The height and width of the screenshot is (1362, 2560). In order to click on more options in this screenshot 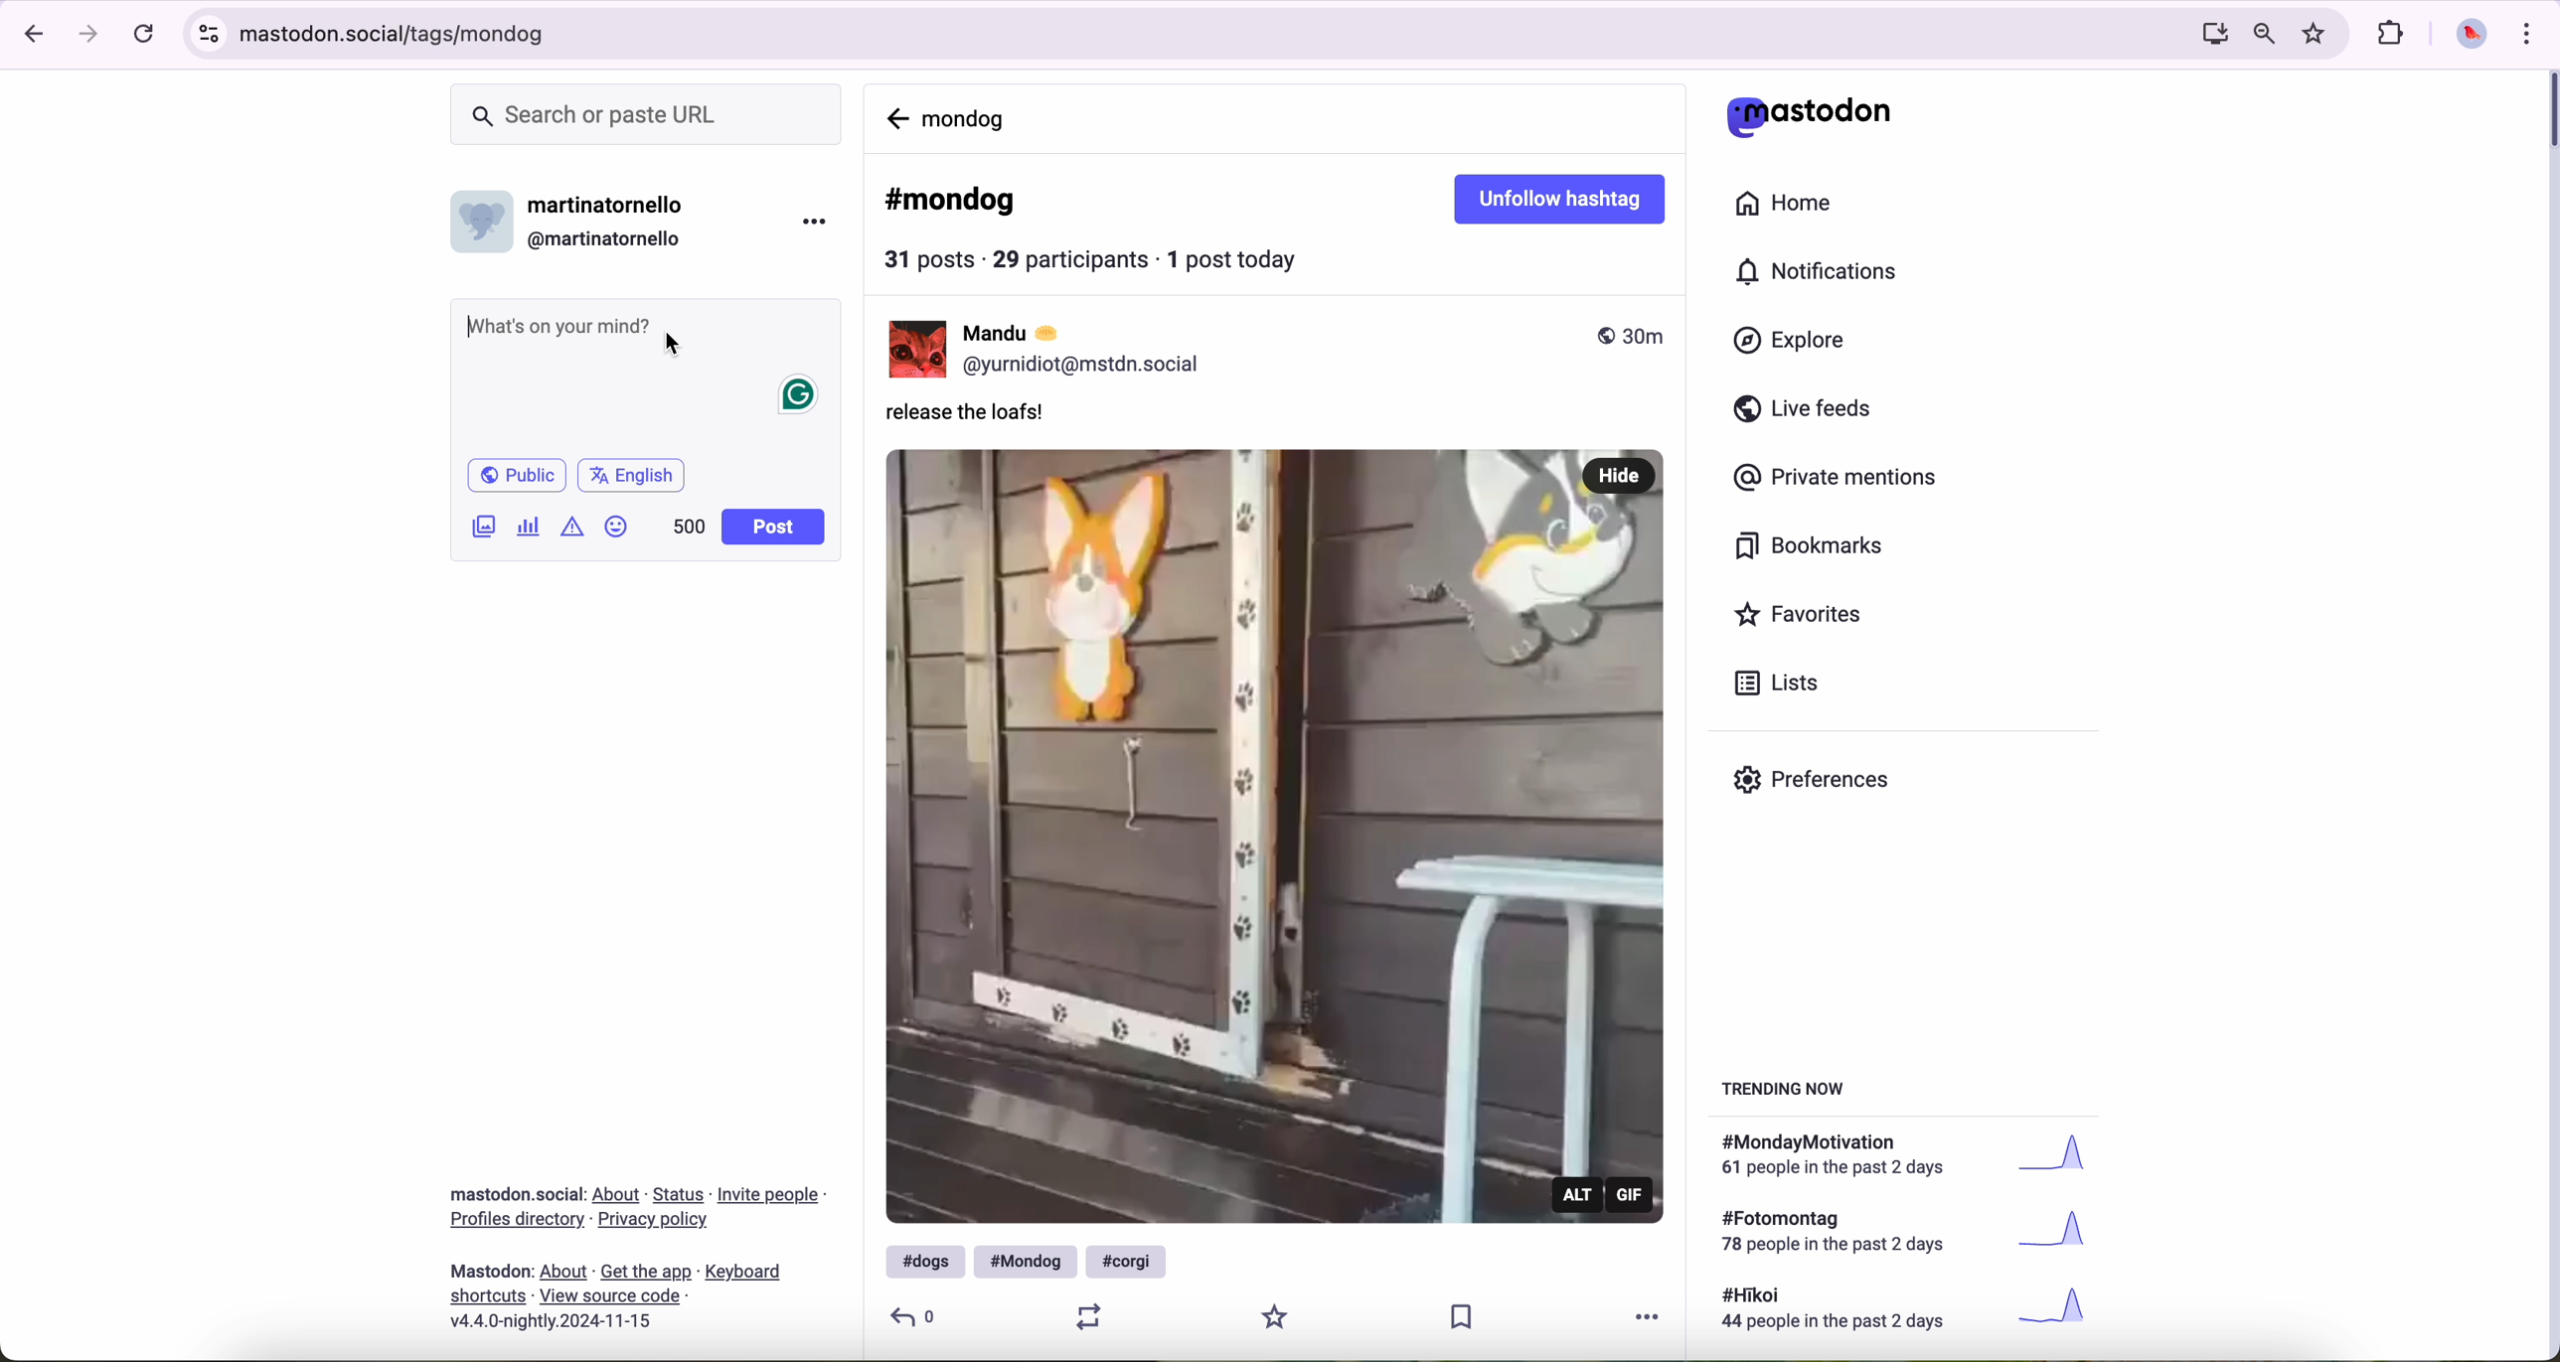, I will do `click(1656, 1314)`.